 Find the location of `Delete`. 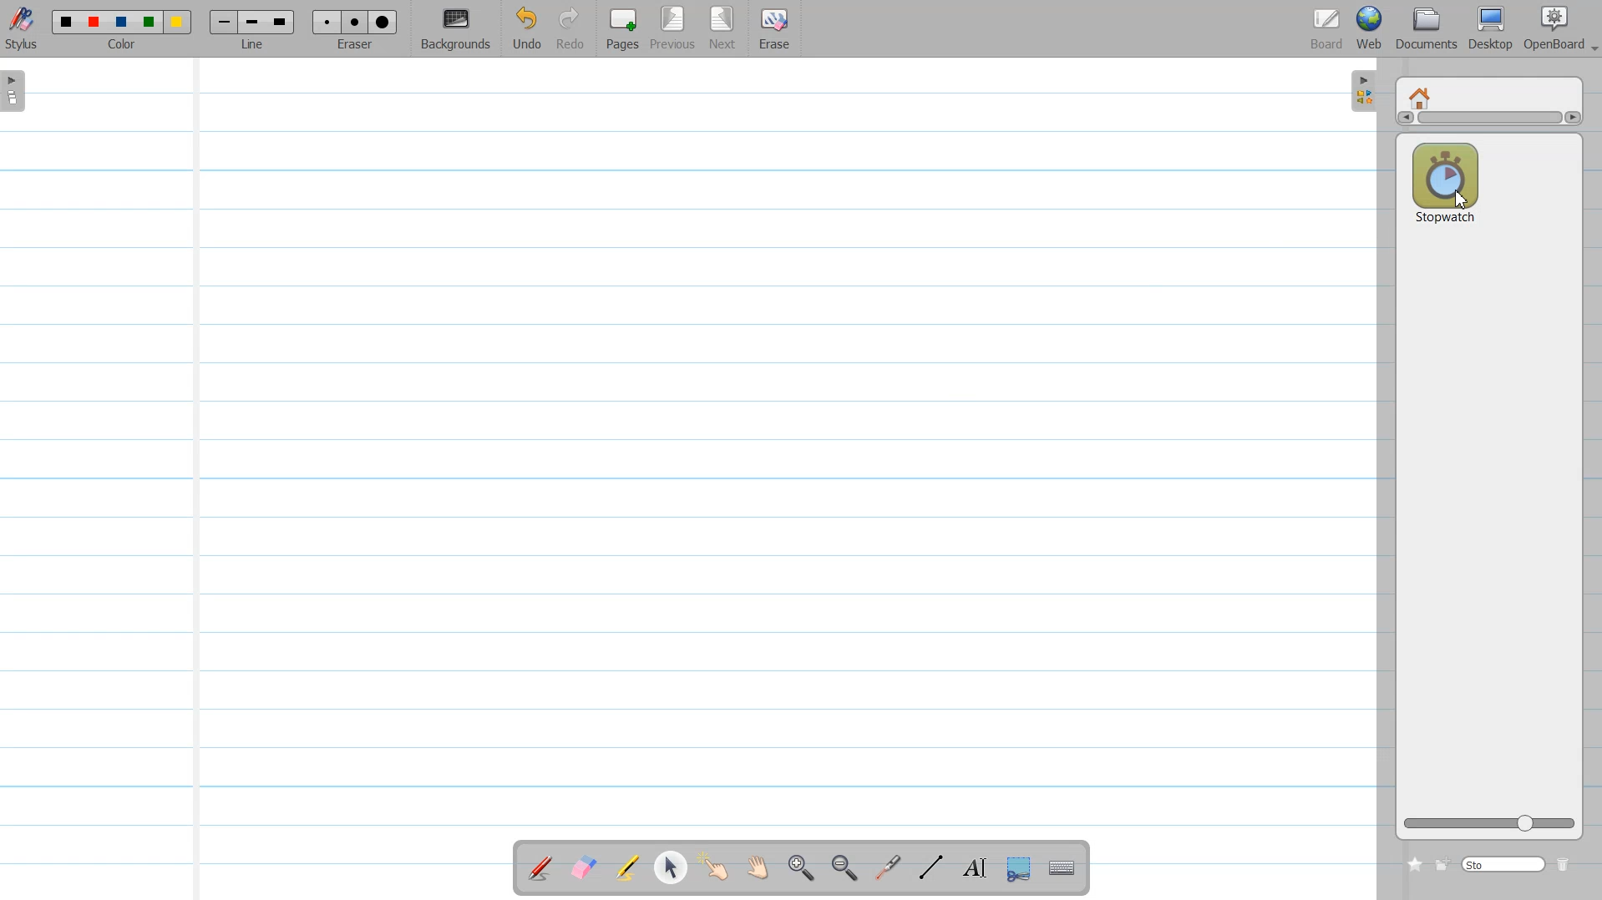

Delete is located at coordinates (1564, 864).